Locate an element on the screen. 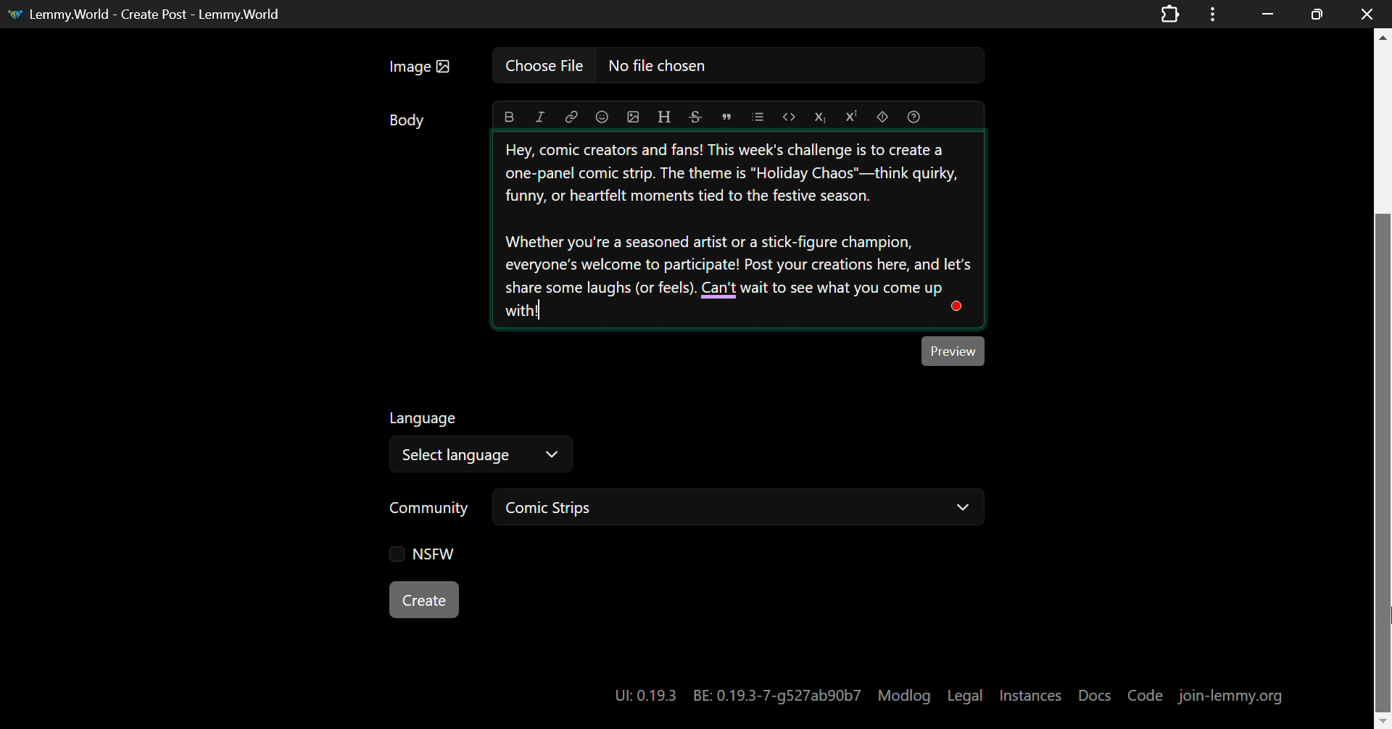  Vertical Scroll Bar is located at coordinates (1383, 385).